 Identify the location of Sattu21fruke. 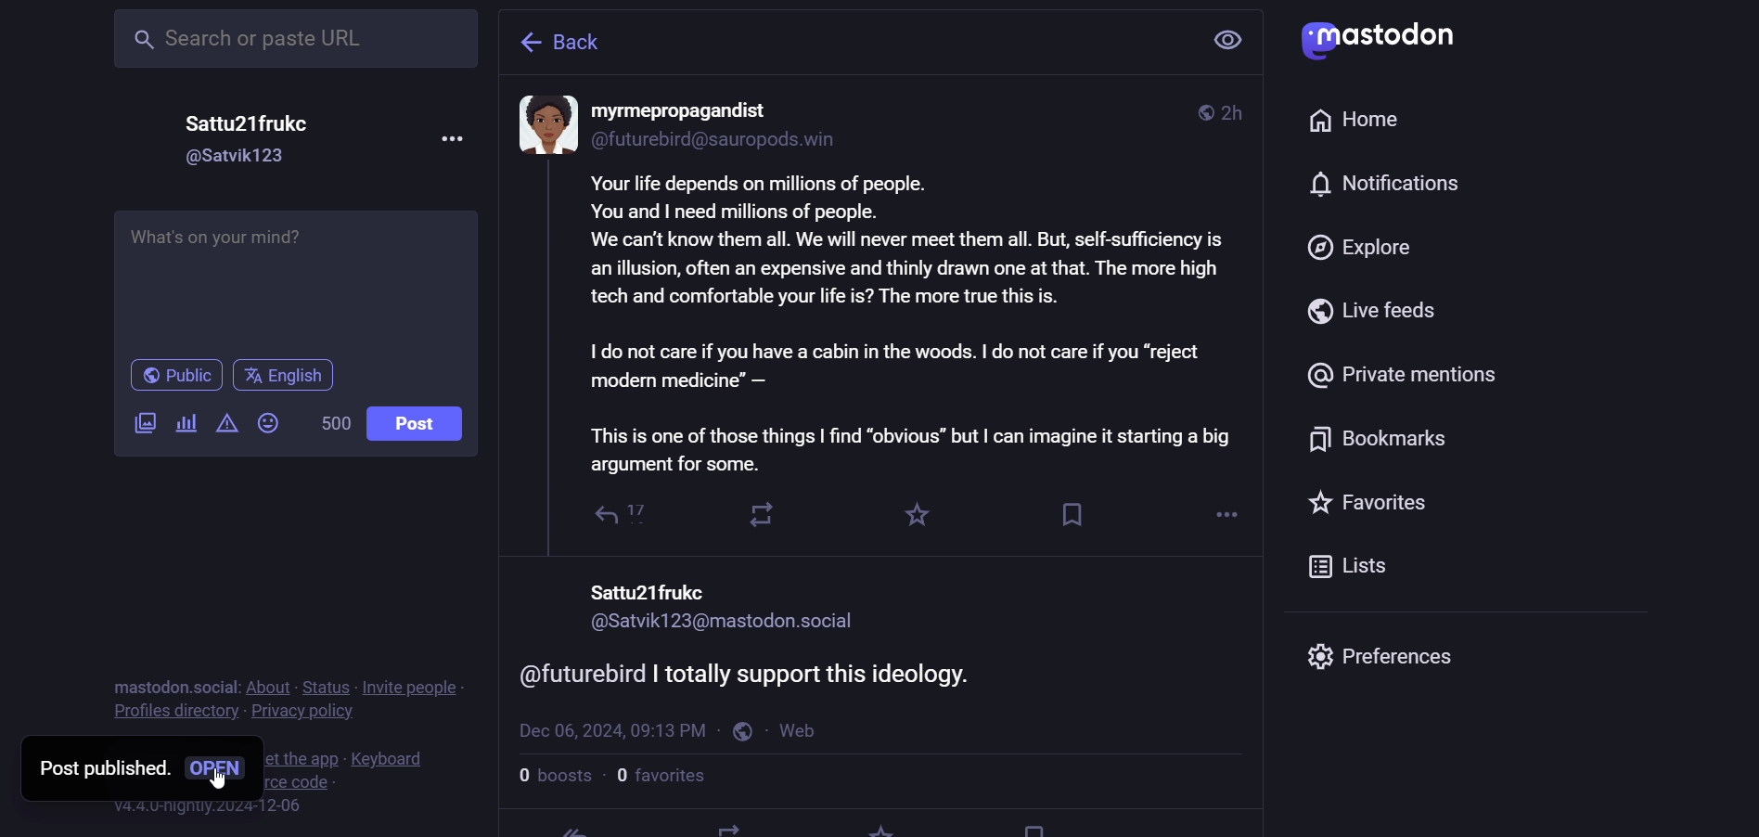
(244, 122).